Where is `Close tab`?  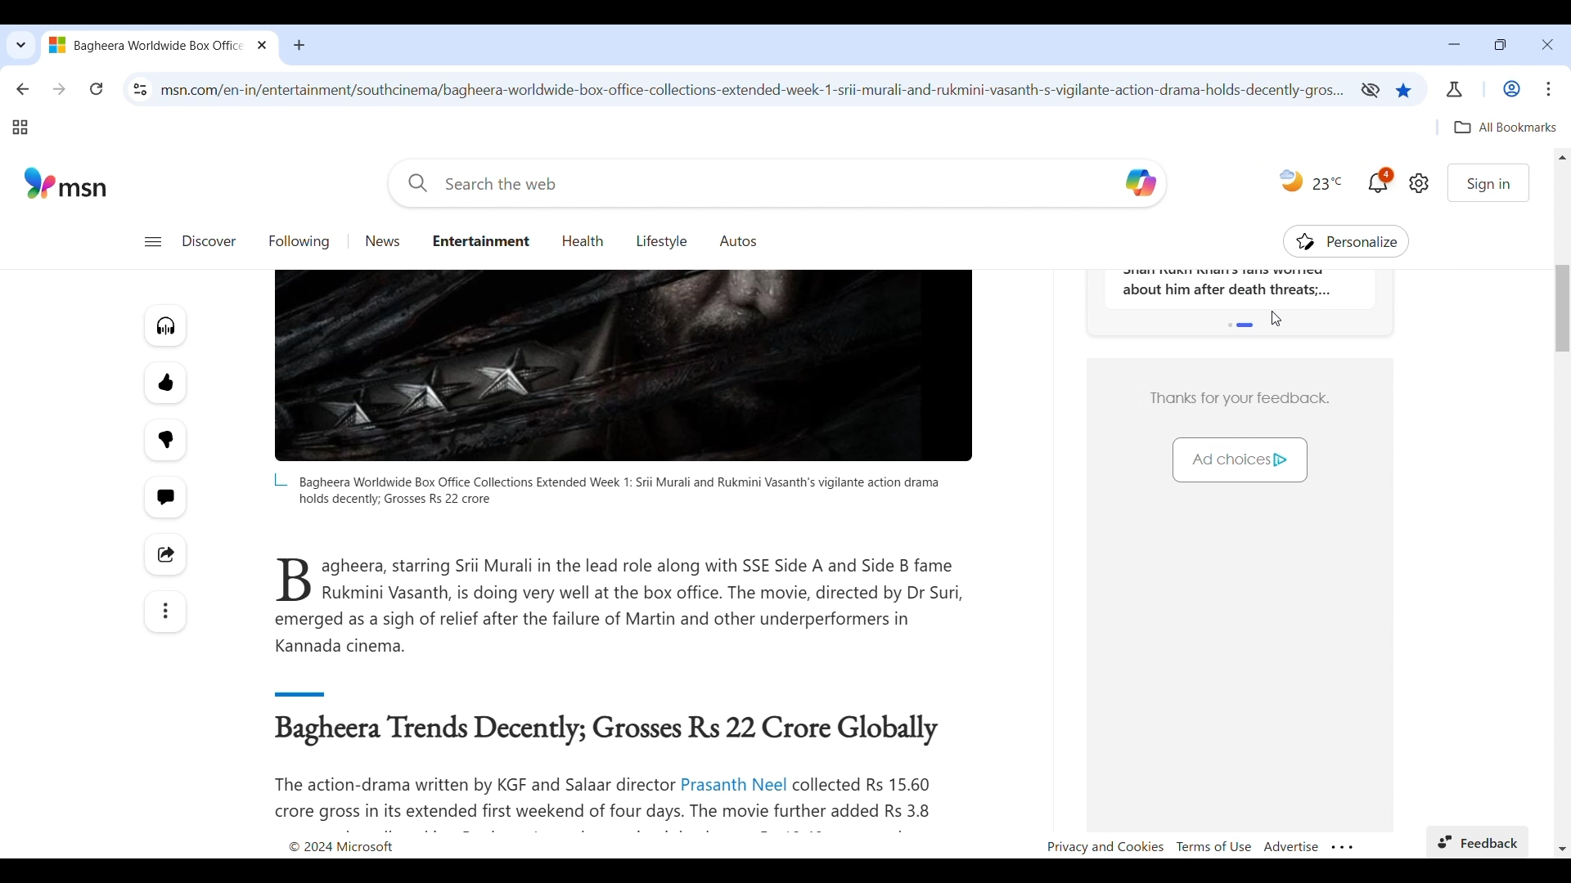
Close tab is located at coordinates (263, 44).